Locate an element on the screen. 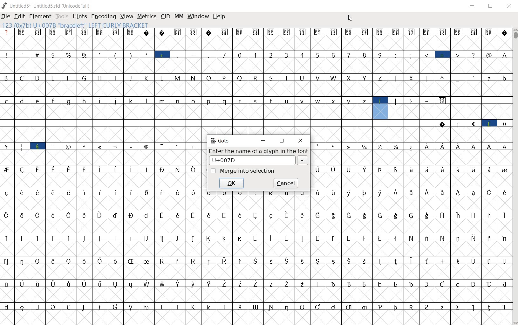 The image size is (518, 325). MM is located at coordinates (179, 17).